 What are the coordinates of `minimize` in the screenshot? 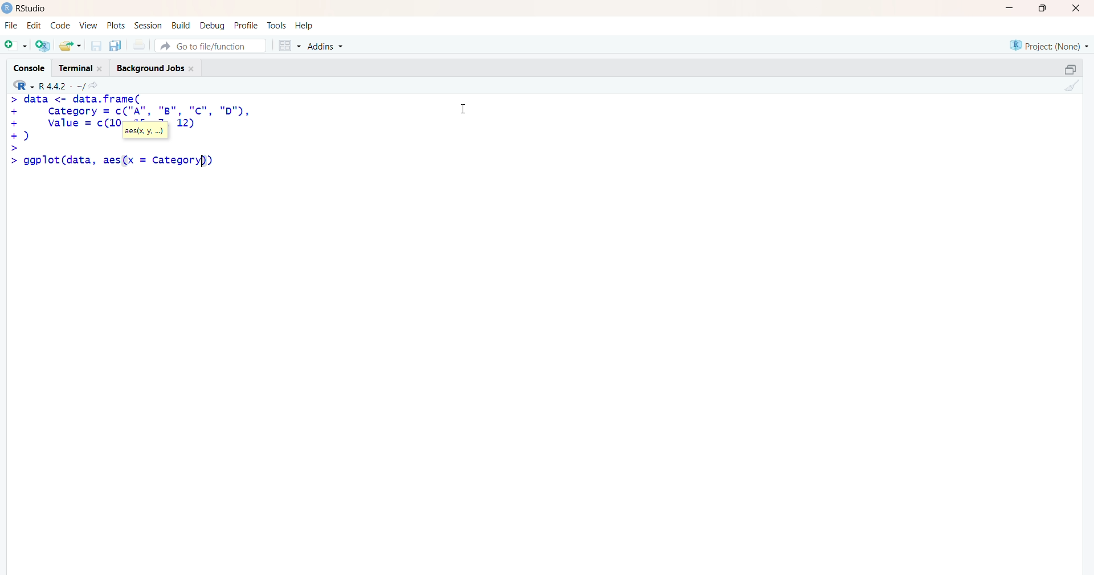 It's located at (1013, 8).